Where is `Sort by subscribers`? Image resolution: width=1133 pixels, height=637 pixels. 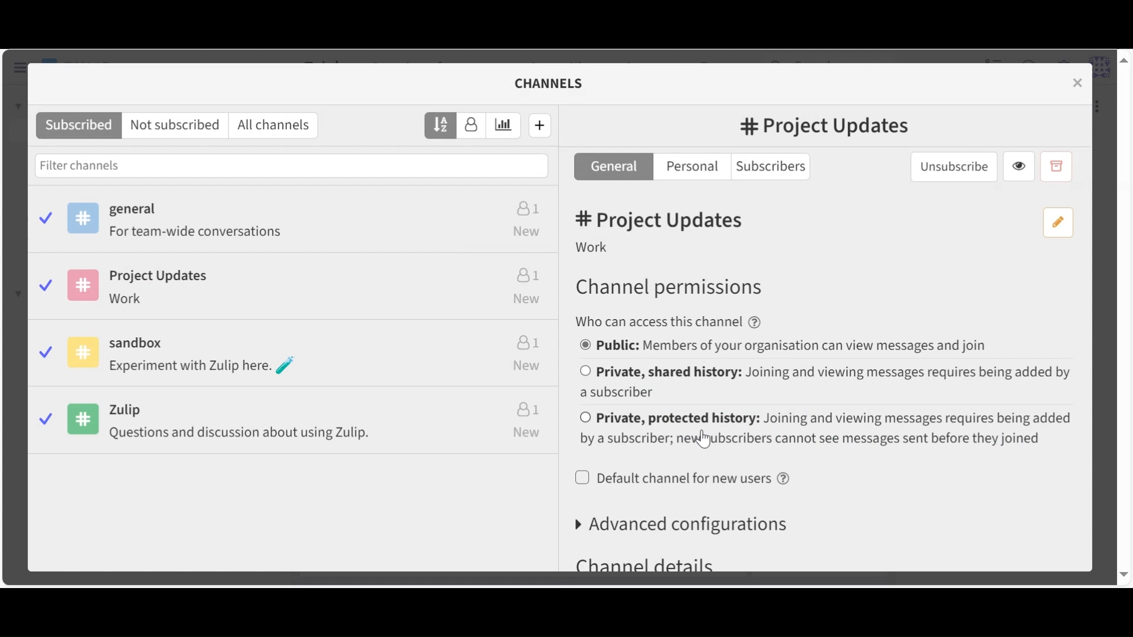 Sort by subscribers is located at coordinates (479, 124).